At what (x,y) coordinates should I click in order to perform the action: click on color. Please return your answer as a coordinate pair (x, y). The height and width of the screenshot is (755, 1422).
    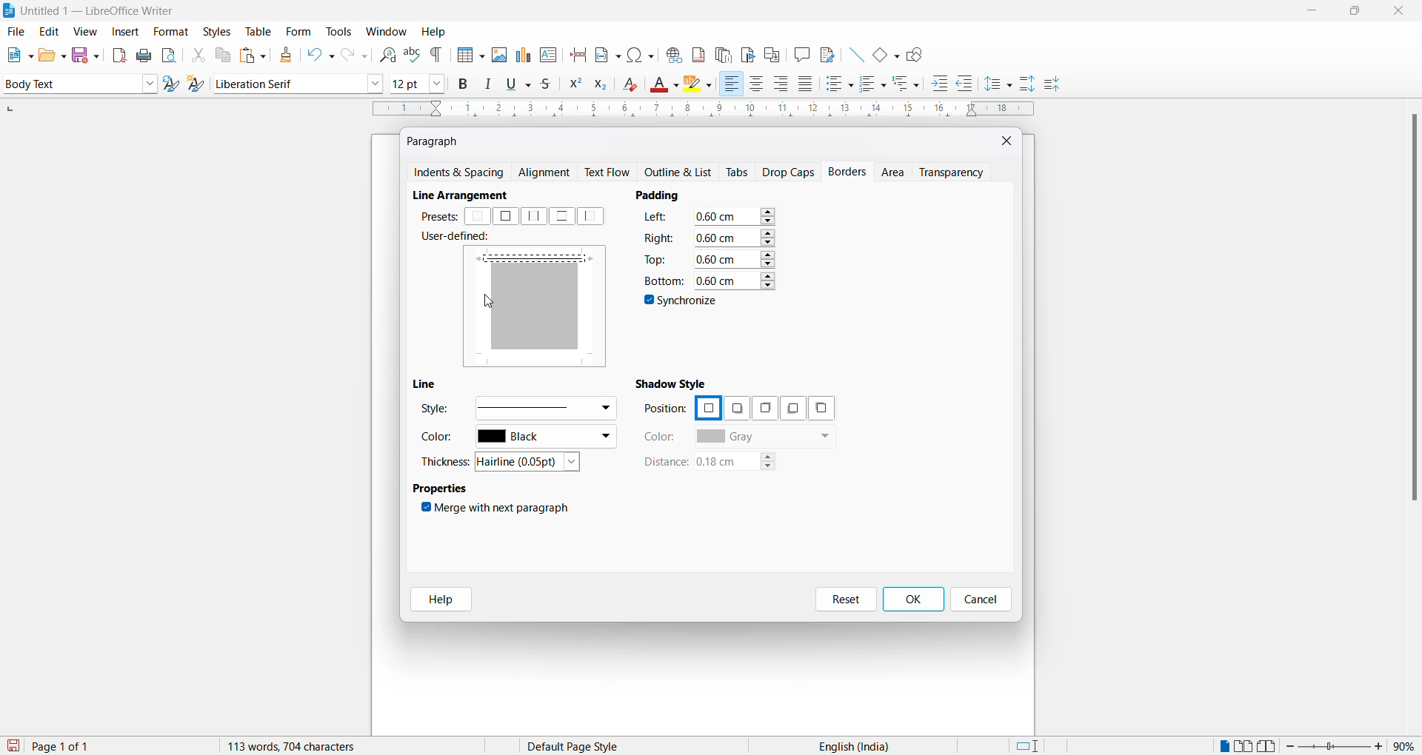
    Looking at the image, I should click on (441, 440).